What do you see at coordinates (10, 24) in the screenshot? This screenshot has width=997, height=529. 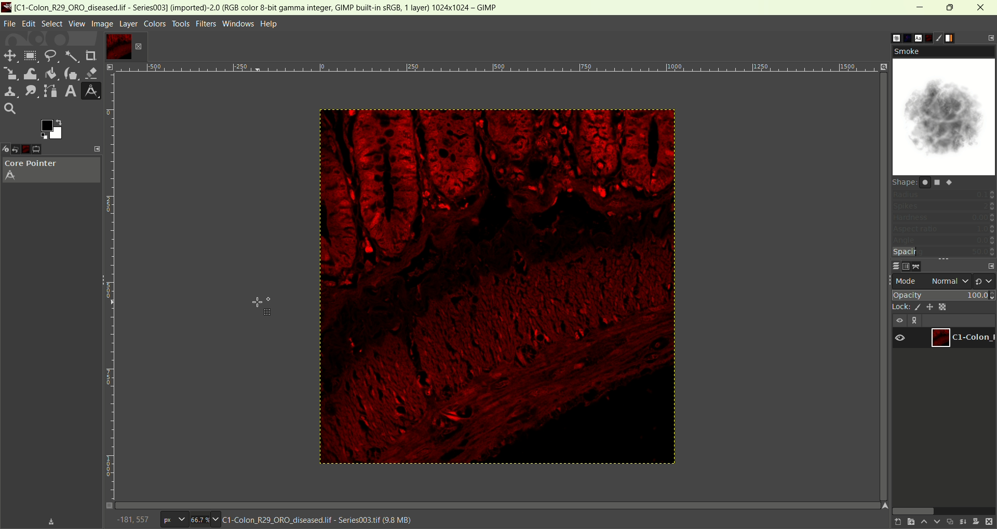 I see `file` at bounding box center [10, 24].